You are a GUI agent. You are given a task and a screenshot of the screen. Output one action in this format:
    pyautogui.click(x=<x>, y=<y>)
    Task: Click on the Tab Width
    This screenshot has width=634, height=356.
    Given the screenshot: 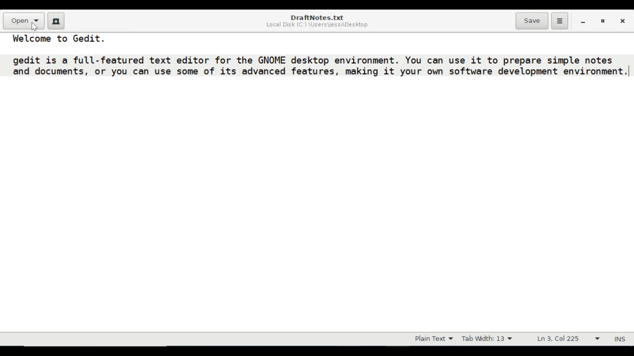 What is the action you would take?
    pyautogui.click(x=487, y=339)
    